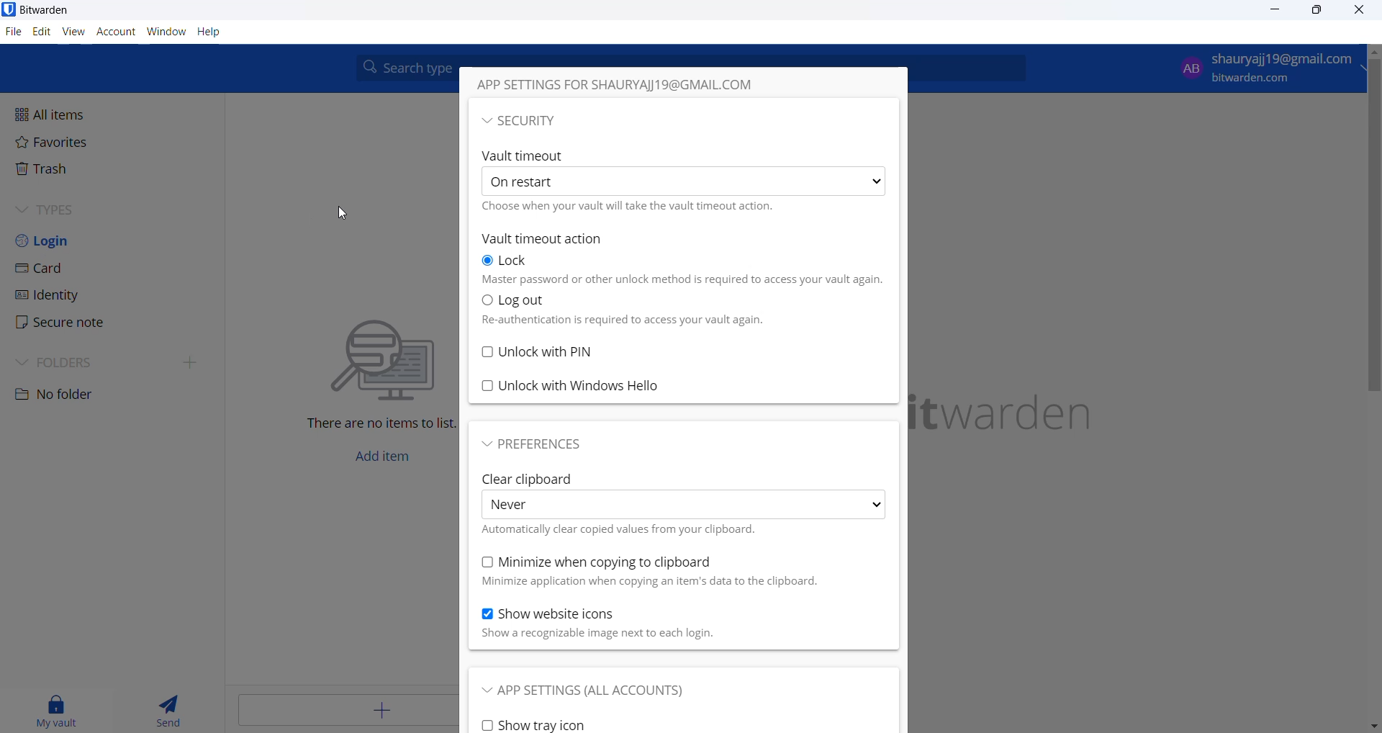 This screenshot has width=1382, height=733. I want to click on clear clipboard, so click(538, 479).